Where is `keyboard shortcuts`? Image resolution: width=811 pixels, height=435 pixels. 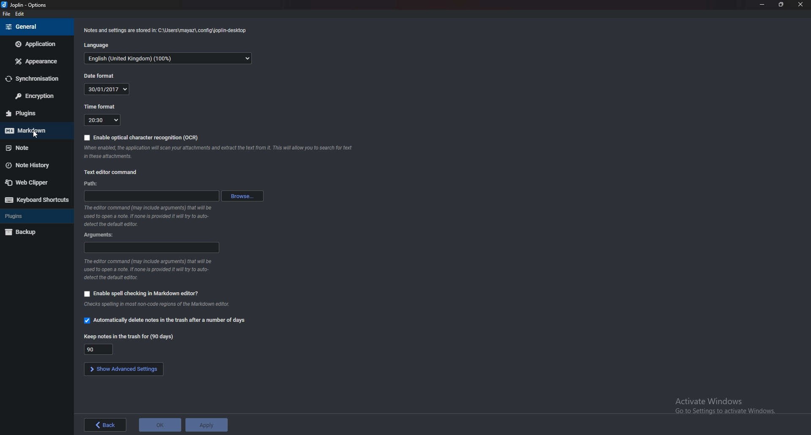 keyboard shortcuts is located at coordinates (37, 200).